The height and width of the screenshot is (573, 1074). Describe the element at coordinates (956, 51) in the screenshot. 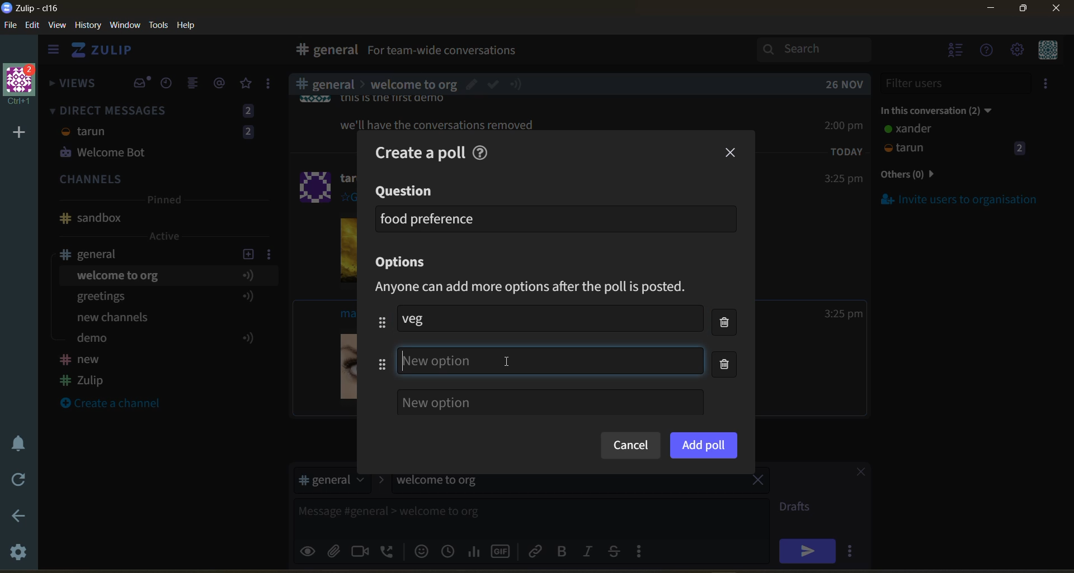

I see `hide user list` at that location.